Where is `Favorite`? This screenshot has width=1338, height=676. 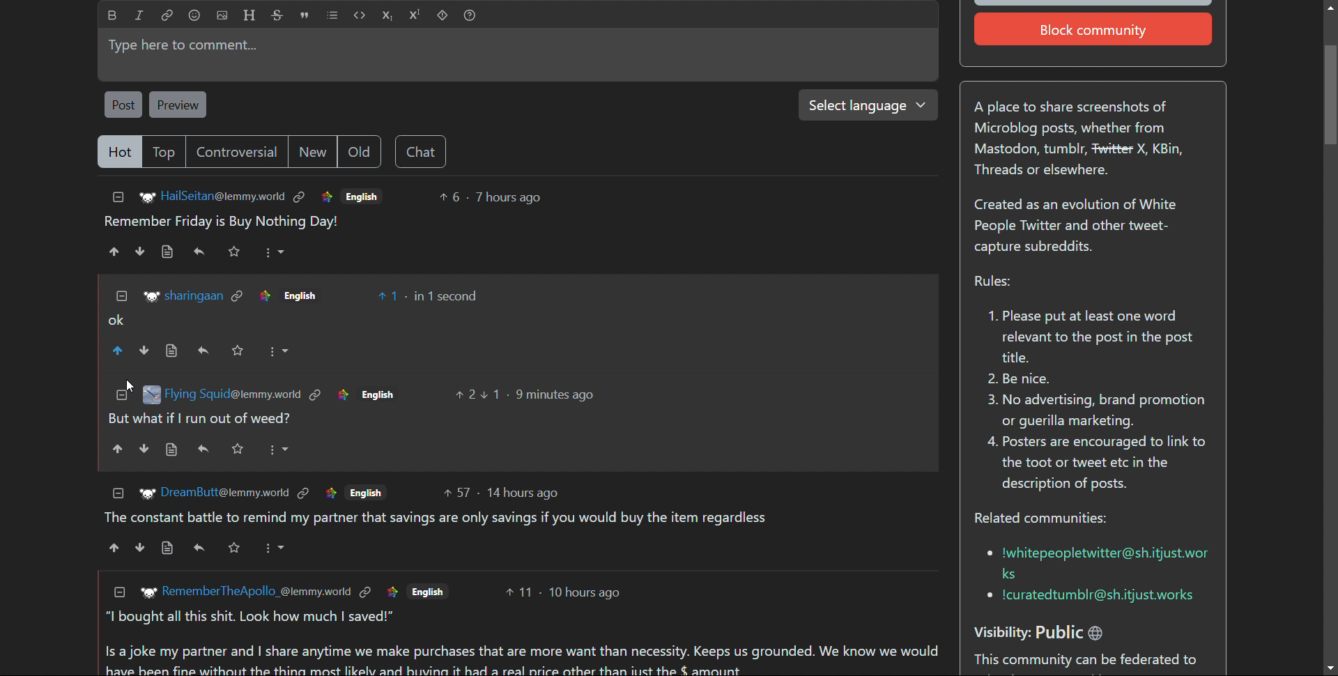 Favorite is located at coordinates (240, 449).